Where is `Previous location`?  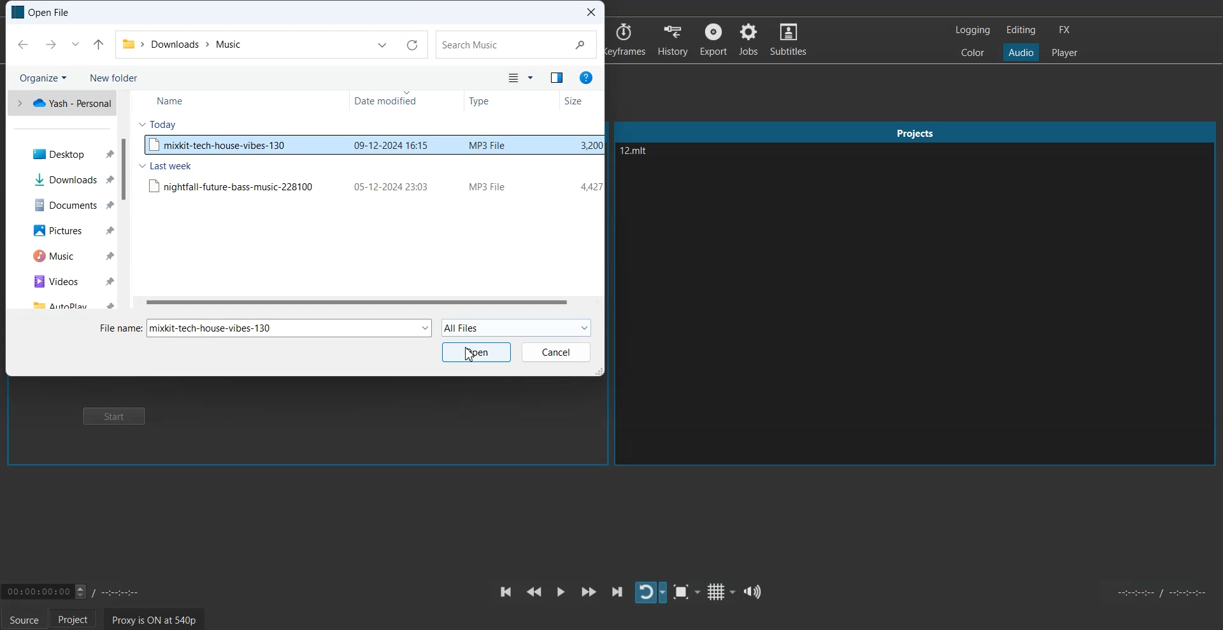
Previous location is located at coordinates (383, 45).